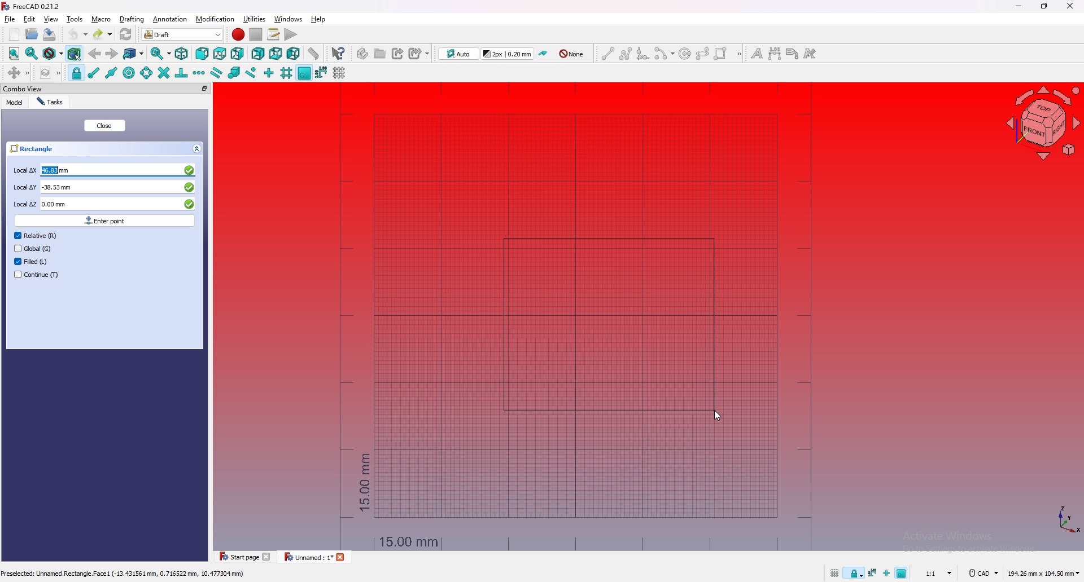  Describe the element at coordinates (111, 73) in the screenshot. I see `snap midpoint` at that location.